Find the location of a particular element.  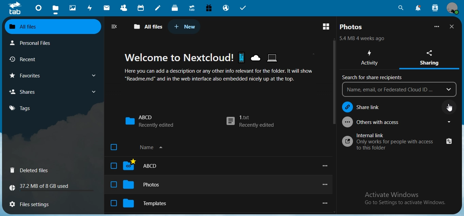

view options is located at coordinates (326, 203).